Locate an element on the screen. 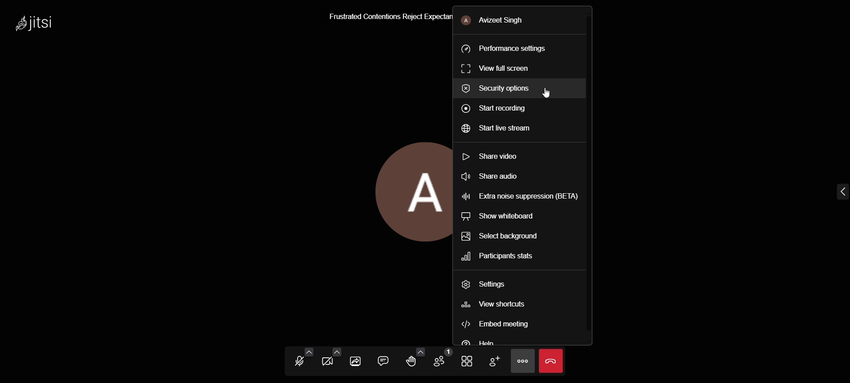  Frustrated Contentions Reject Expectan is located at coordinates (388, 16).